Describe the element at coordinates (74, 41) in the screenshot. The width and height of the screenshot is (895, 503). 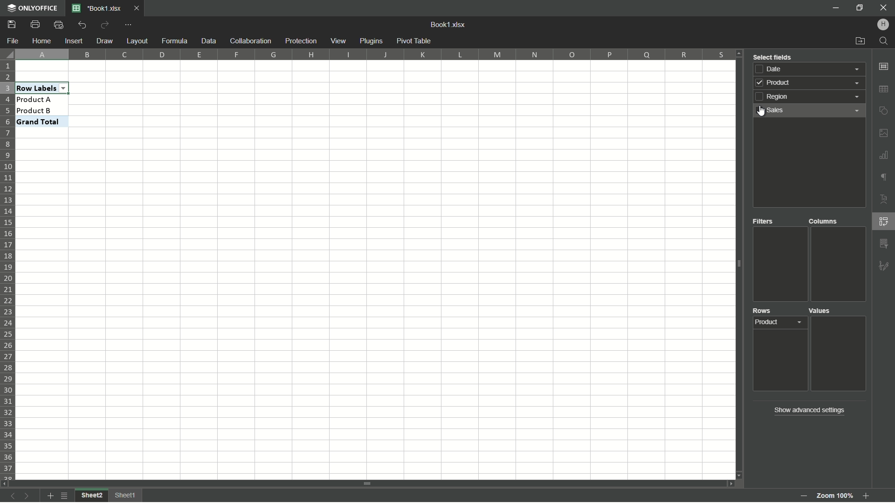
I see `Insert` at that location.